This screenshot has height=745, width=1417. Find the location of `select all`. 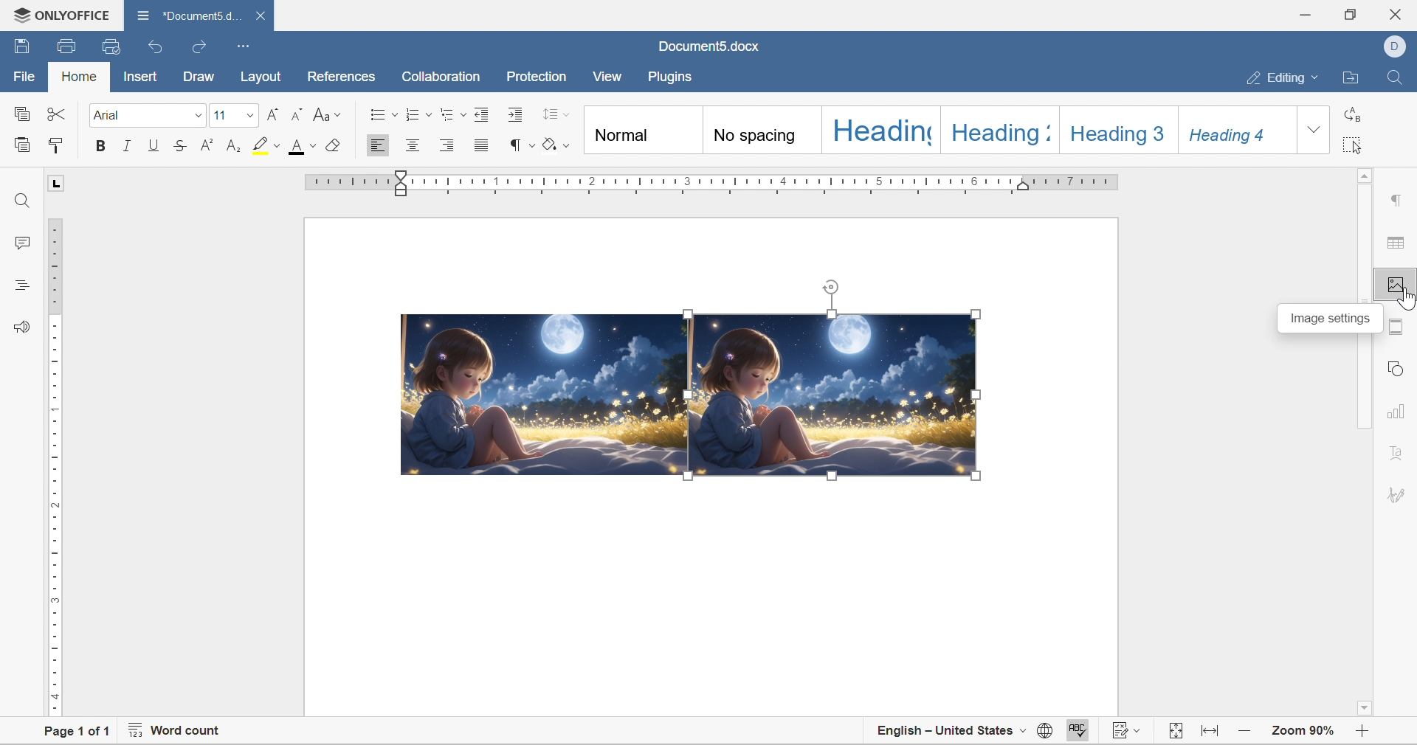

select all is located at coordinates (1353, 145).